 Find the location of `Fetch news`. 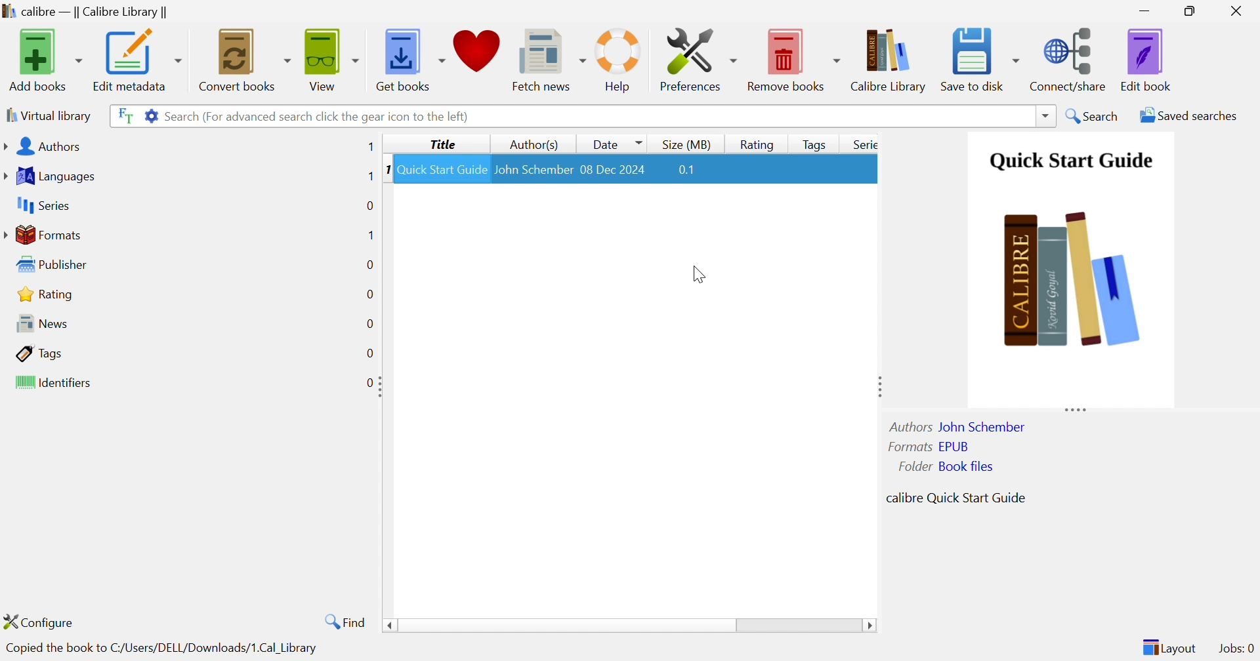

Fetch news is located at coordinates (546, 57).